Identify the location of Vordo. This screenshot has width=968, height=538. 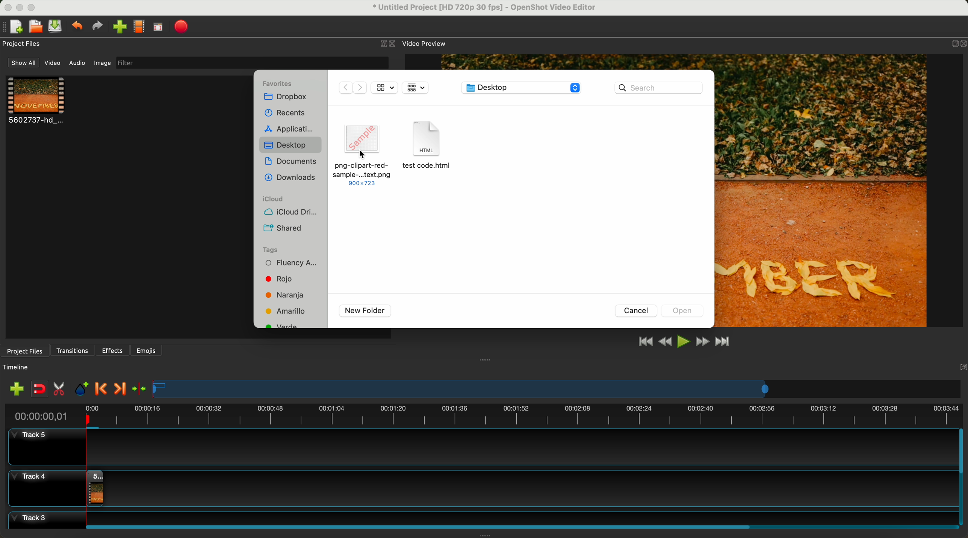
(281, 328).